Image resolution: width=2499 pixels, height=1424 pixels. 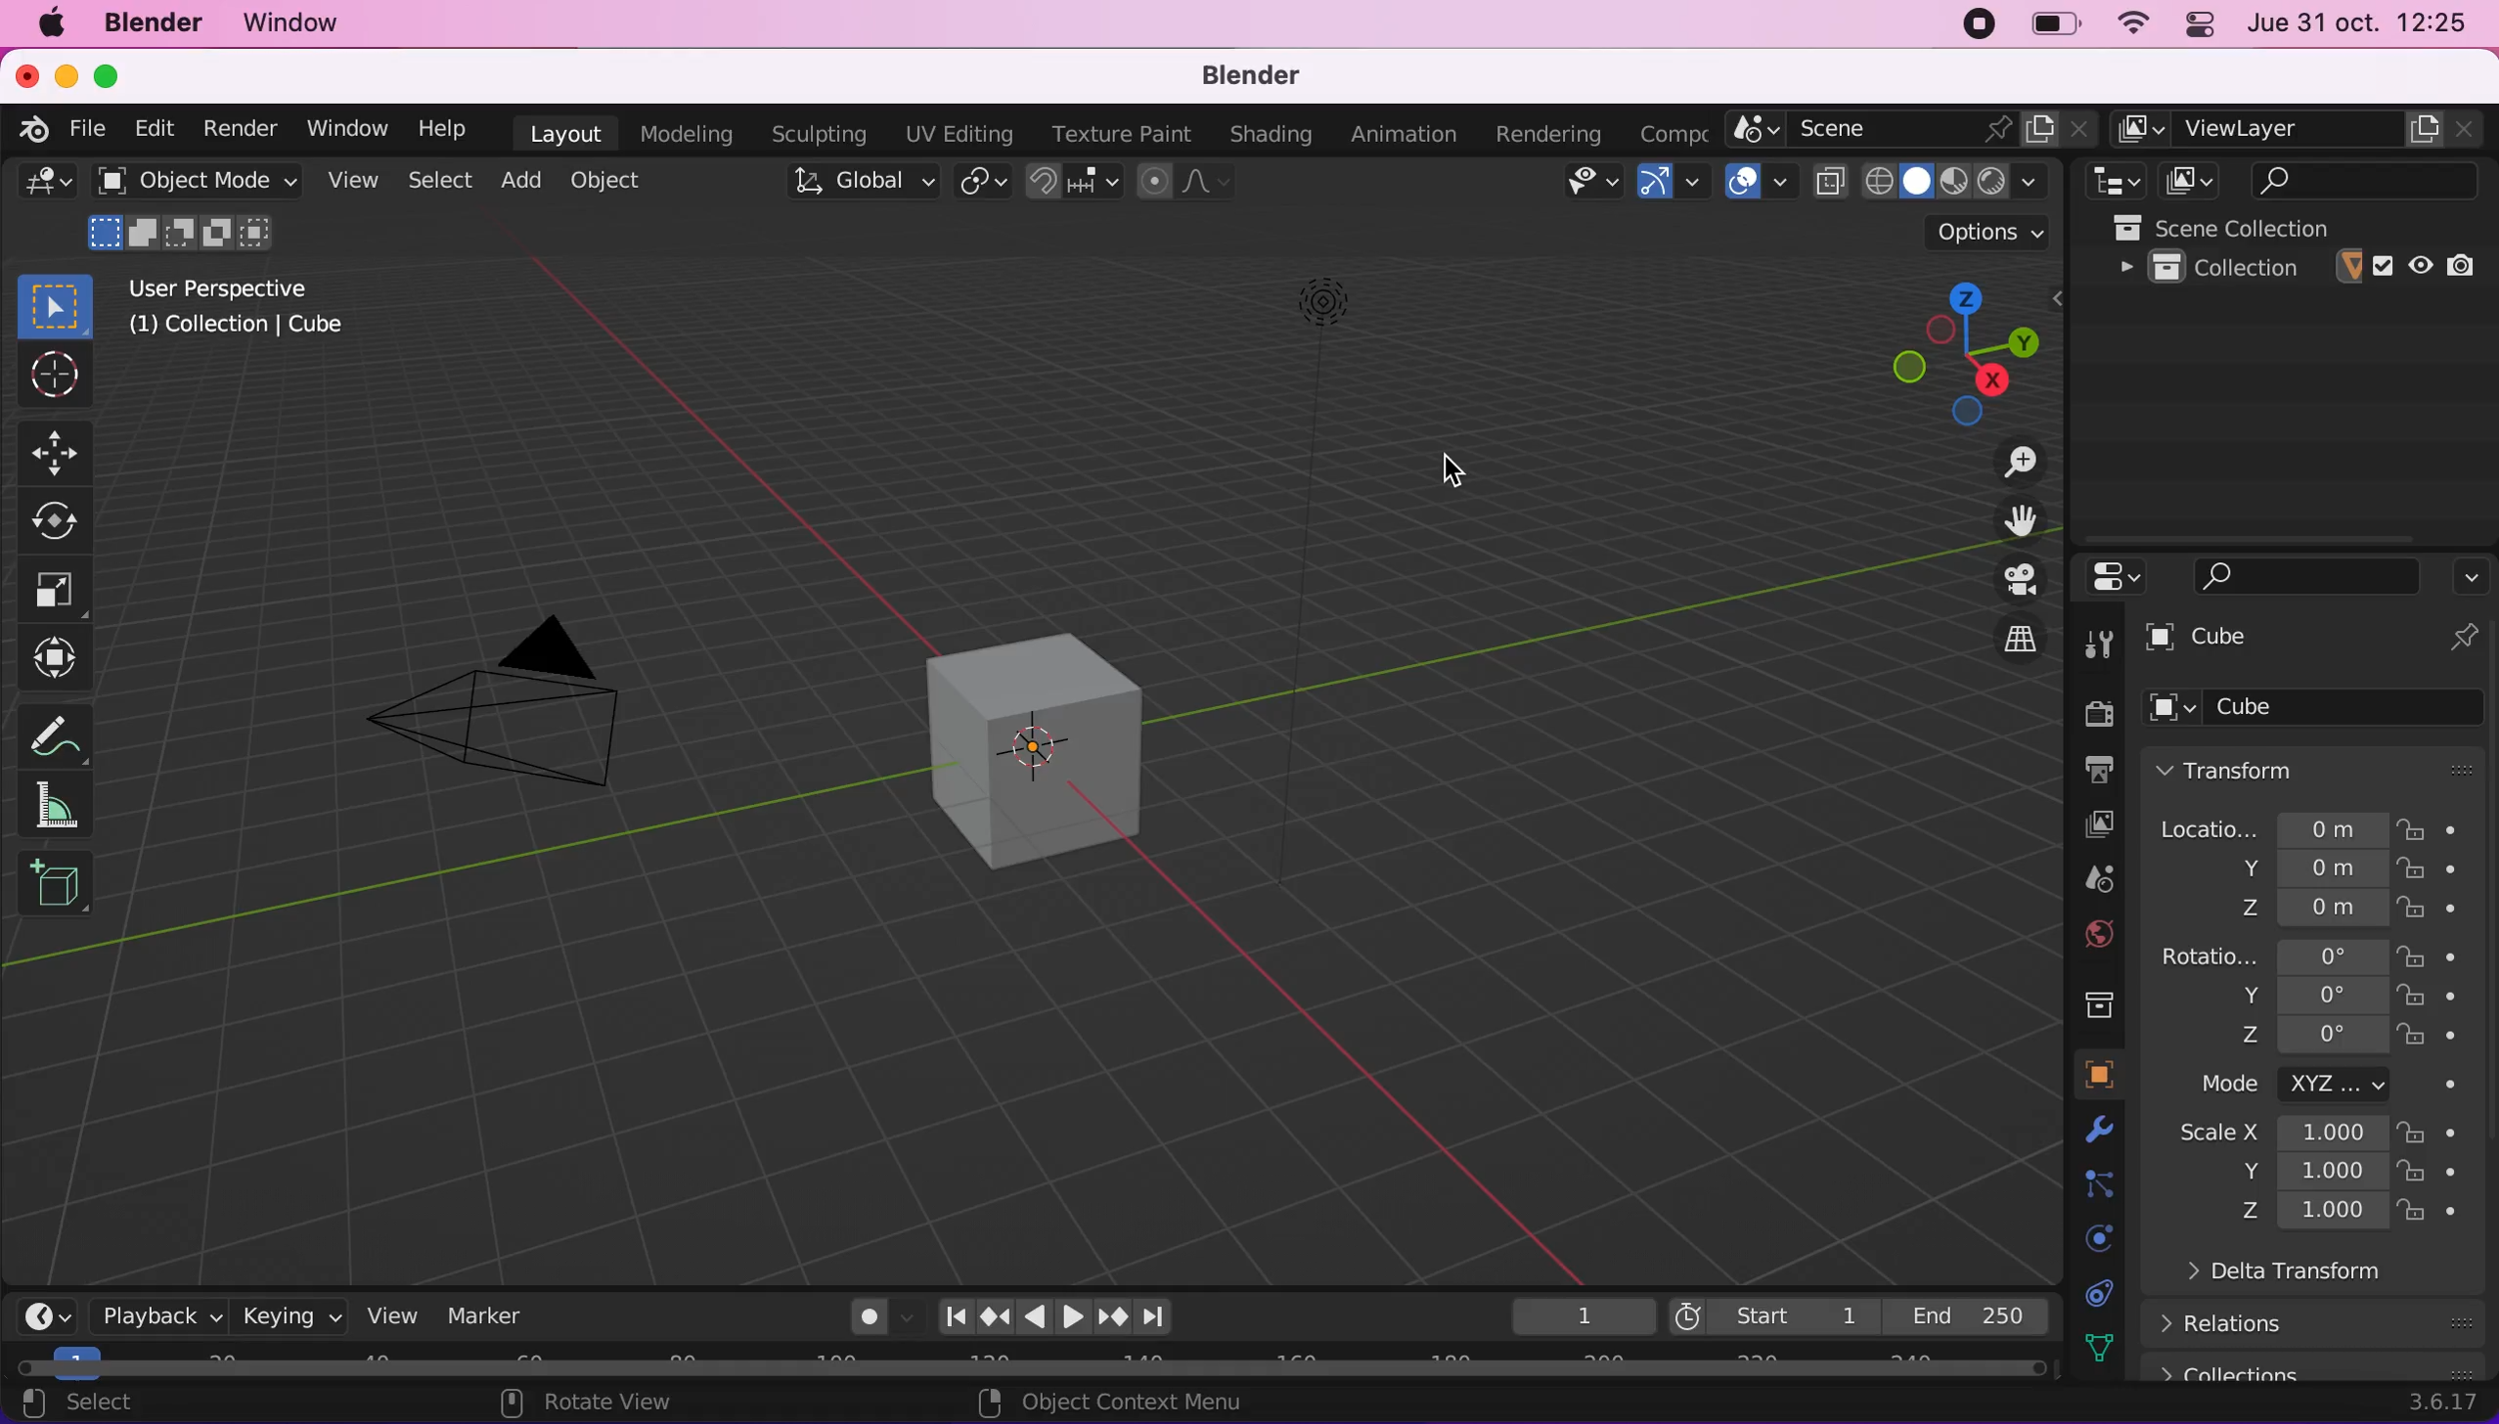 What do you see at coordinates (525, 184) in the screenshot?
I see `add` at bounding box center [525, 184].